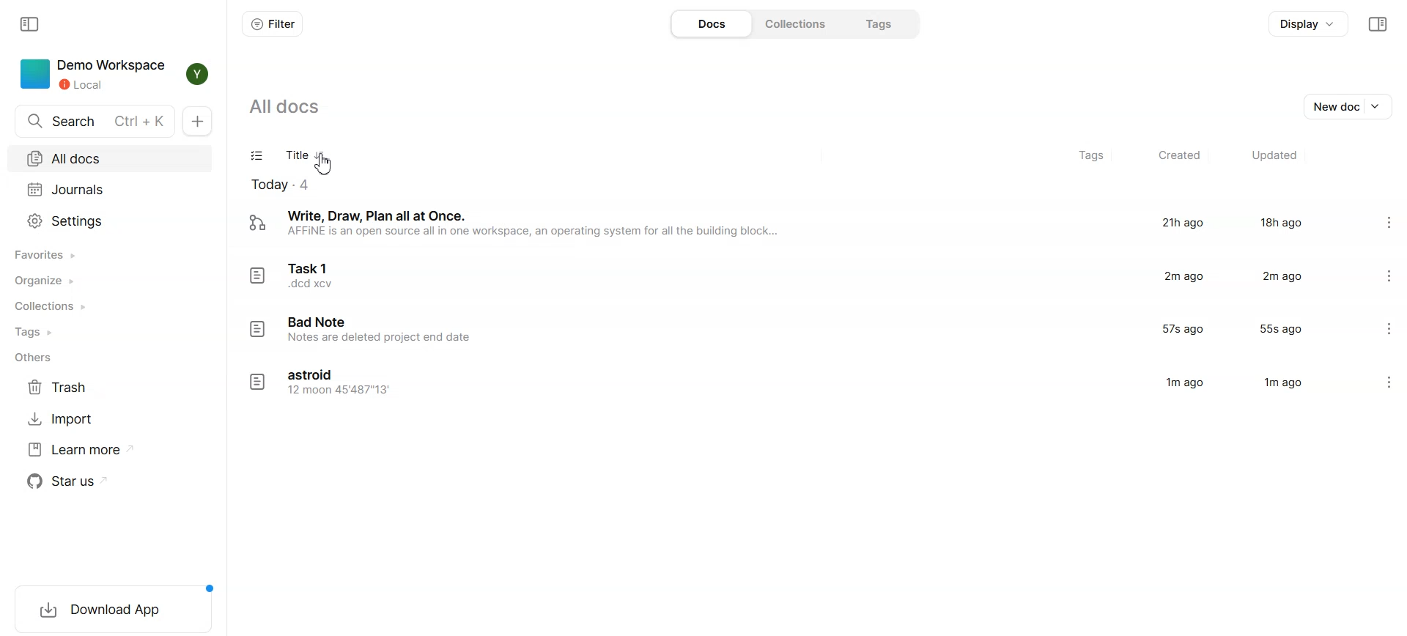 The height and width of the screenshot is (636, 1407). What do you see at coordinates (30, 24) in the screenshot?
I see `Collapse sidebar` at bounding box center [30, 24].